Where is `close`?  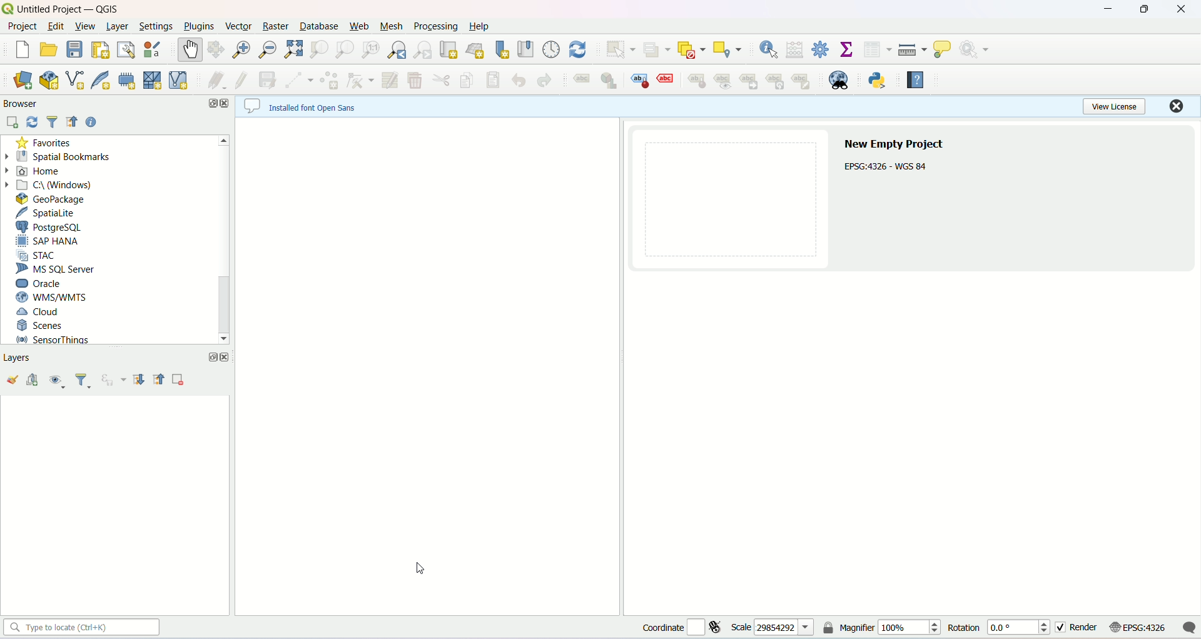 close is located at coordinates (1182, 9).